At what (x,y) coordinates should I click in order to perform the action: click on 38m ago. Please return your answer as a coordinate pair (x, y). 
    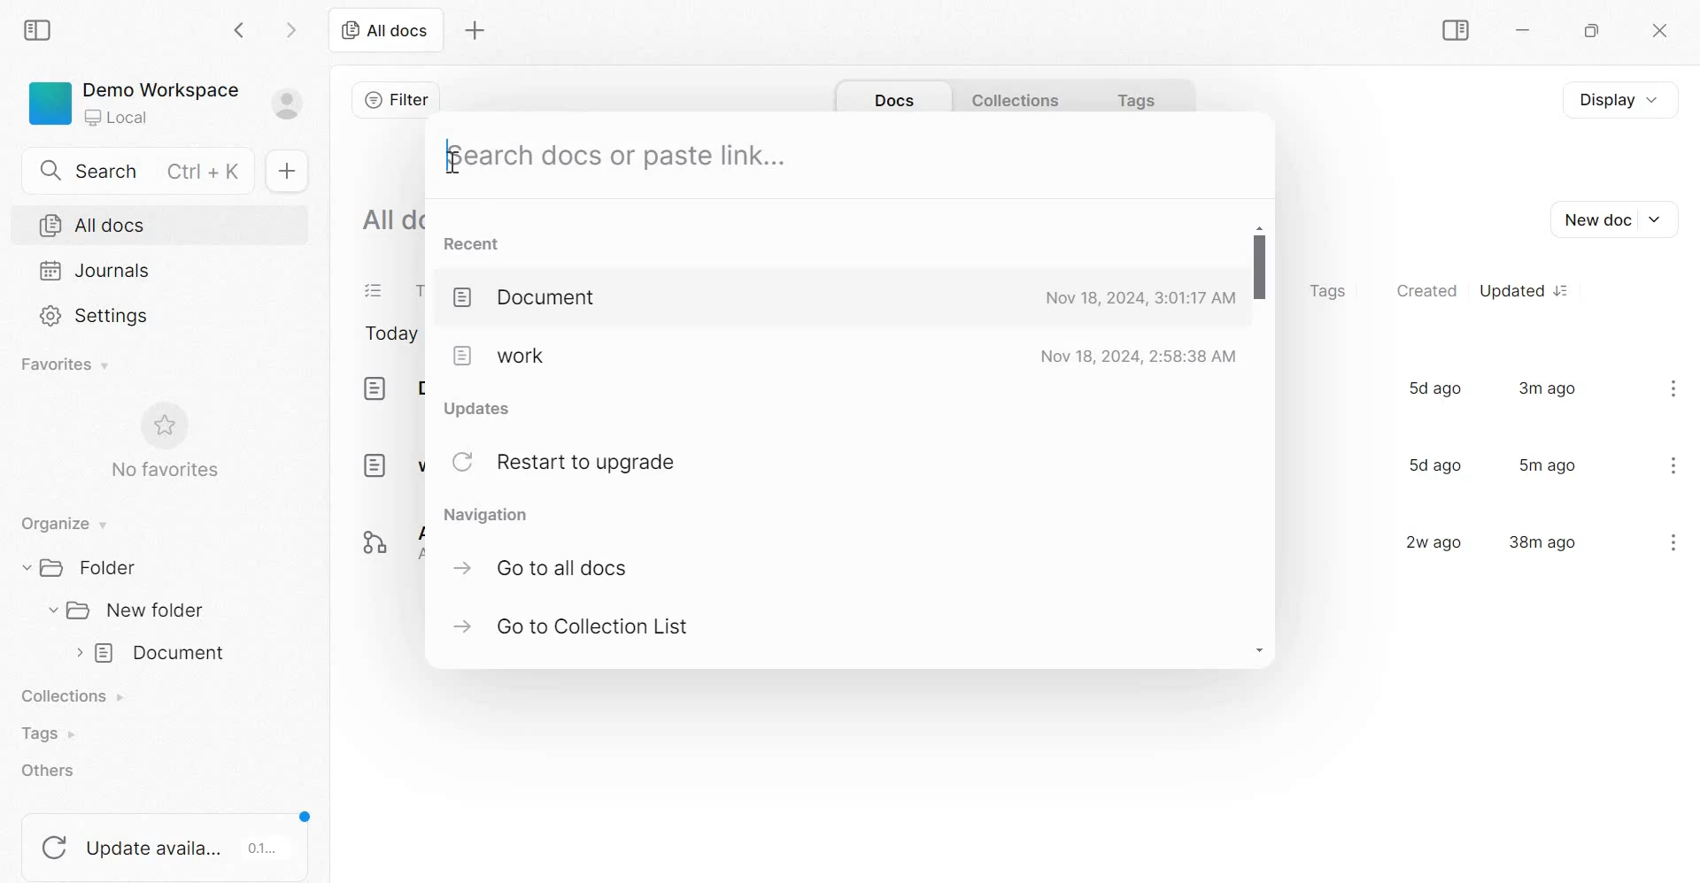
    Looking at the image, I should click on (1542, 541).